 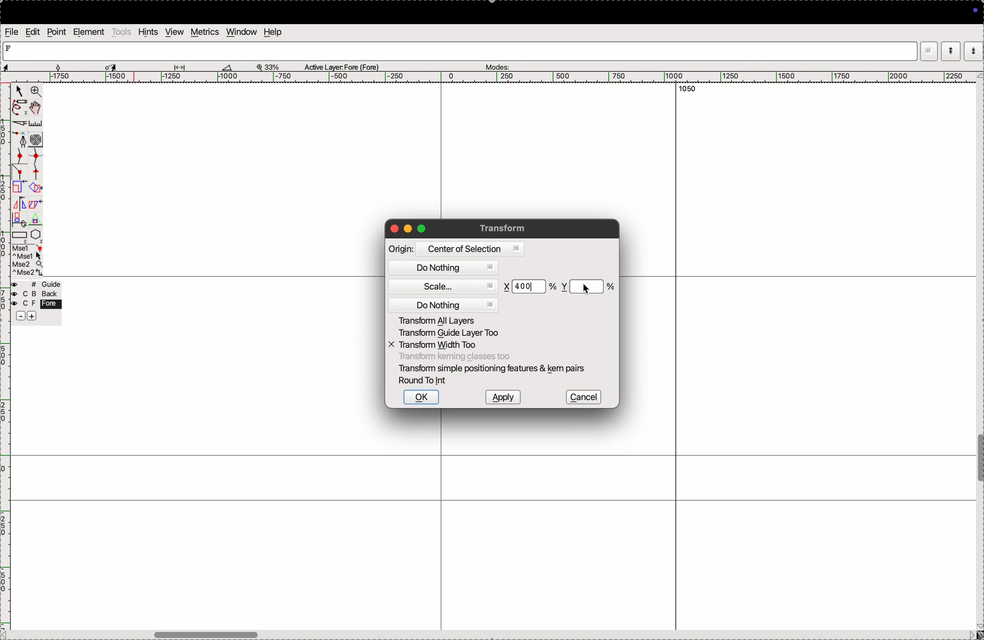 What do you see at coordinates (445, 305) in the screenshot?
I see `do nothing` at bounding box center [445, 305].